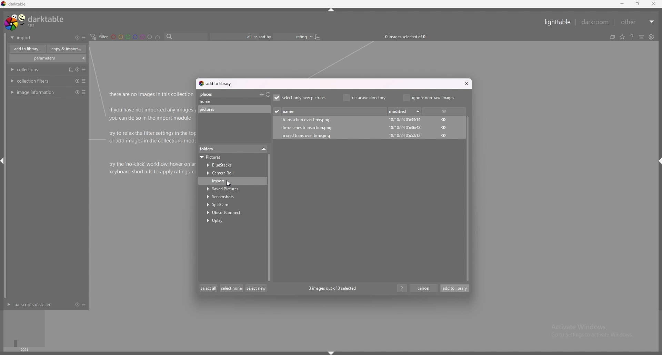  What do you see at coordinates (28, 49) in the screenshot?
I see `add to library` at bounding box center [28, 49].